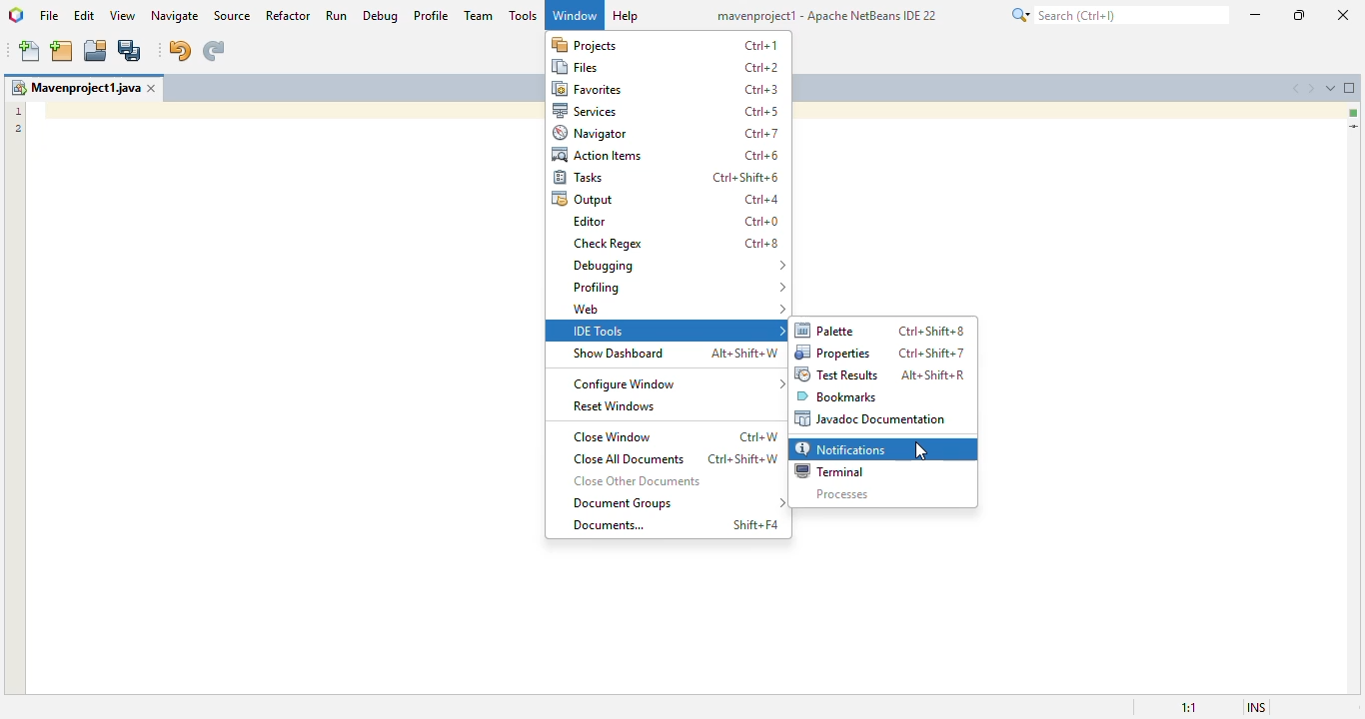 Image resolution: width=1365 pixels, height=719 pixels. Describe the element at coordinates (762, 223) in the screenshot. I see `shortcut for editor` at that location.